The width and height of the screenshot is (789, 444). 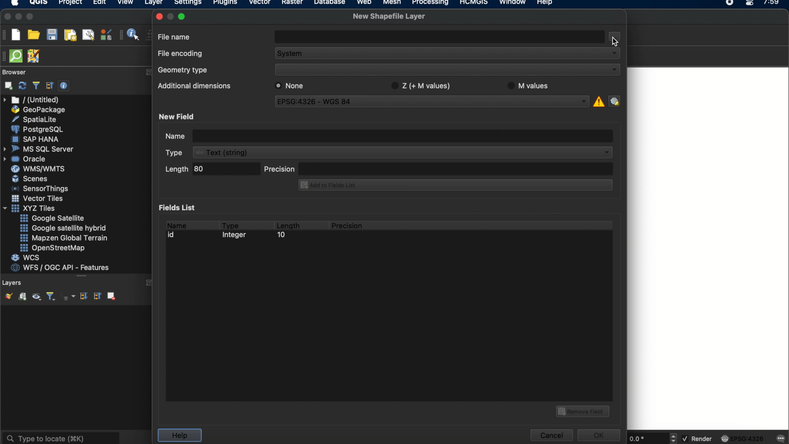 What do you see at coordinates (440, 36) in the screenshot?
I see `file name text box` at bounding box center [440, 36].